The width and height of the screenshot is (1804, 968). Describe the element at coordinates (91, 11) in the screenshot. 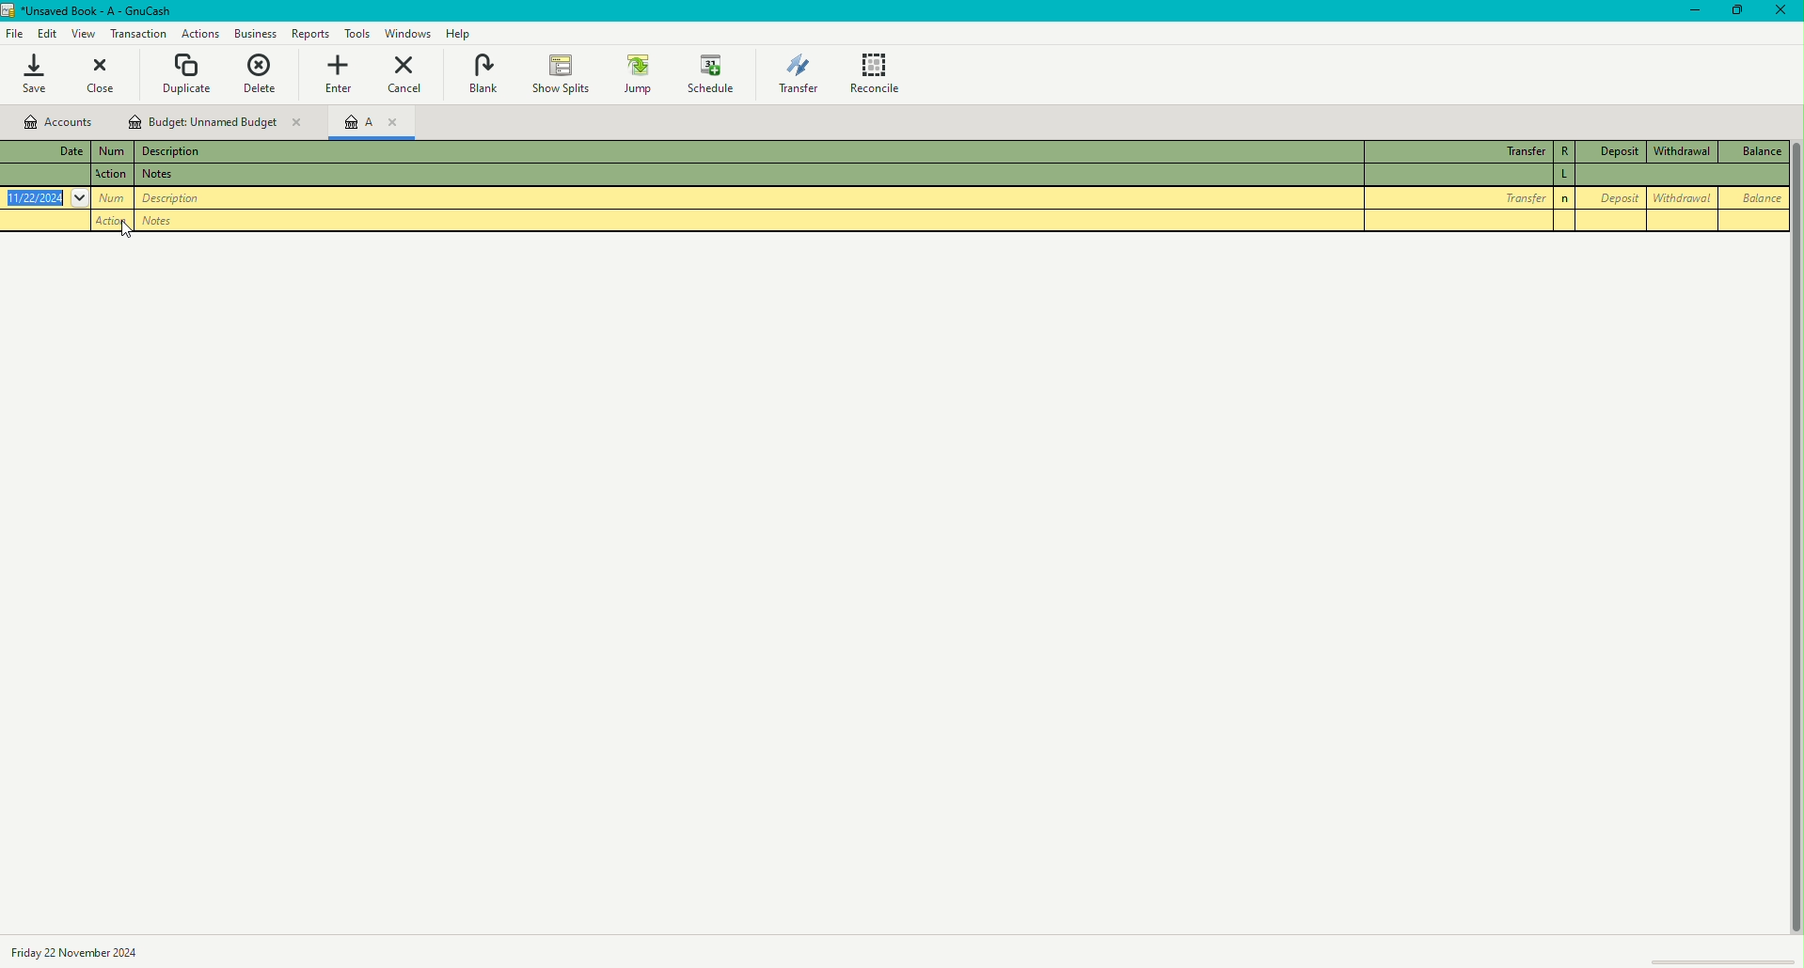

I see `Unsaved Budget - GnuCash` at that location.